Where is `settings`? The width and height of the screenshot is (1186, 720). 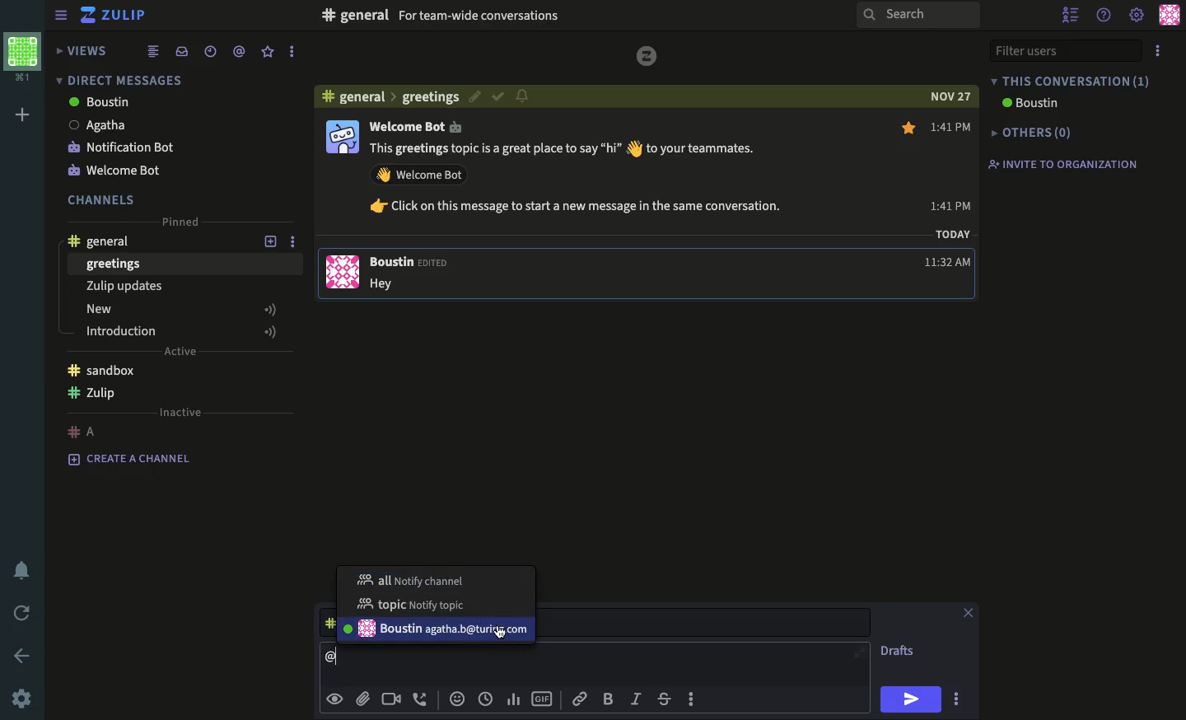
settings is located at coordinates (1137, 16).